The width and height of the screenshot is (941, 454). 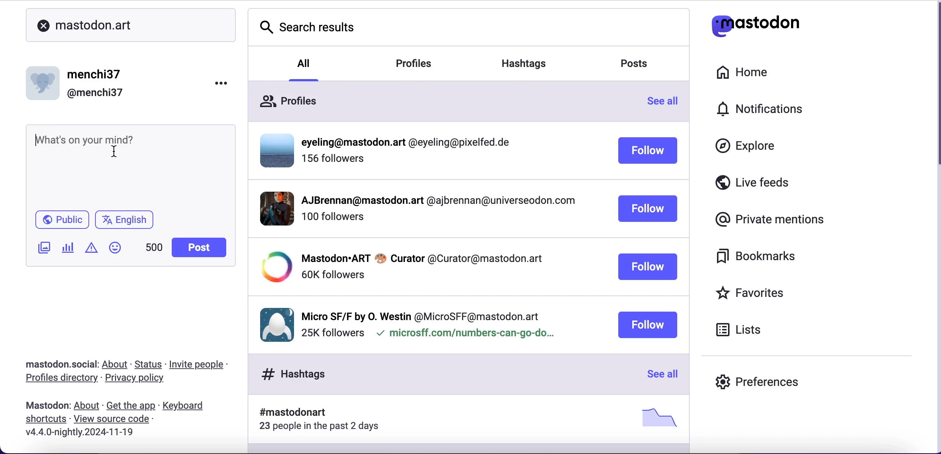 What do you see at coordinates (757, 382) in the screenshot?
I see `preferences` at bounding box center [757, 382].